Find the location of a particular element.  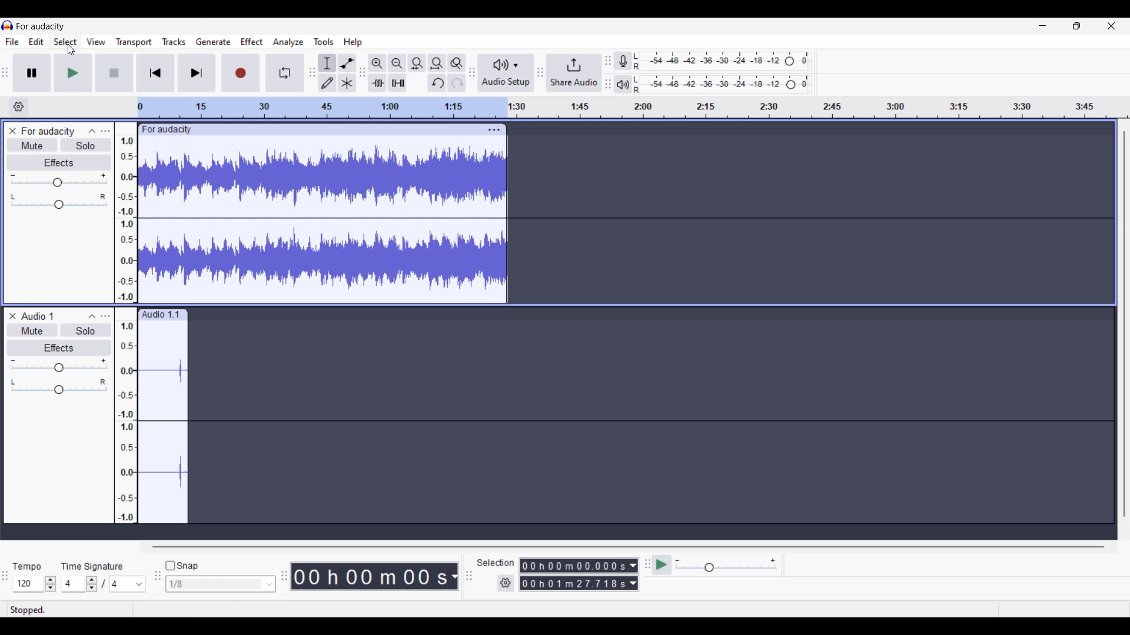

Transport is located at coordinates (134, 42).